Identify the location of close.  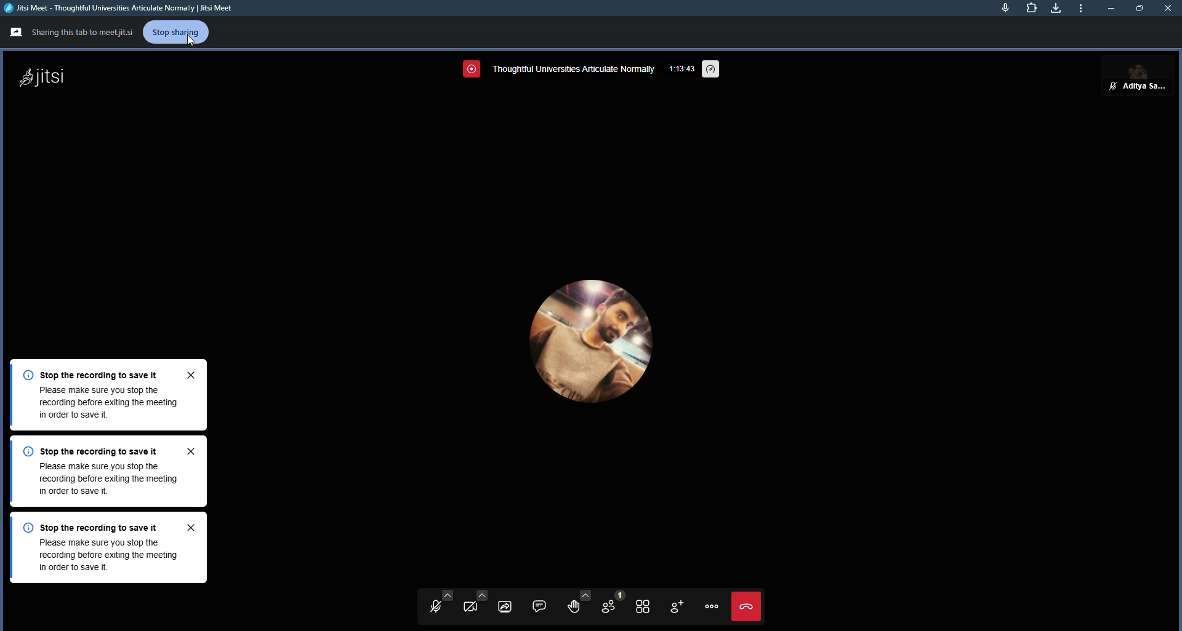
(193, 374).